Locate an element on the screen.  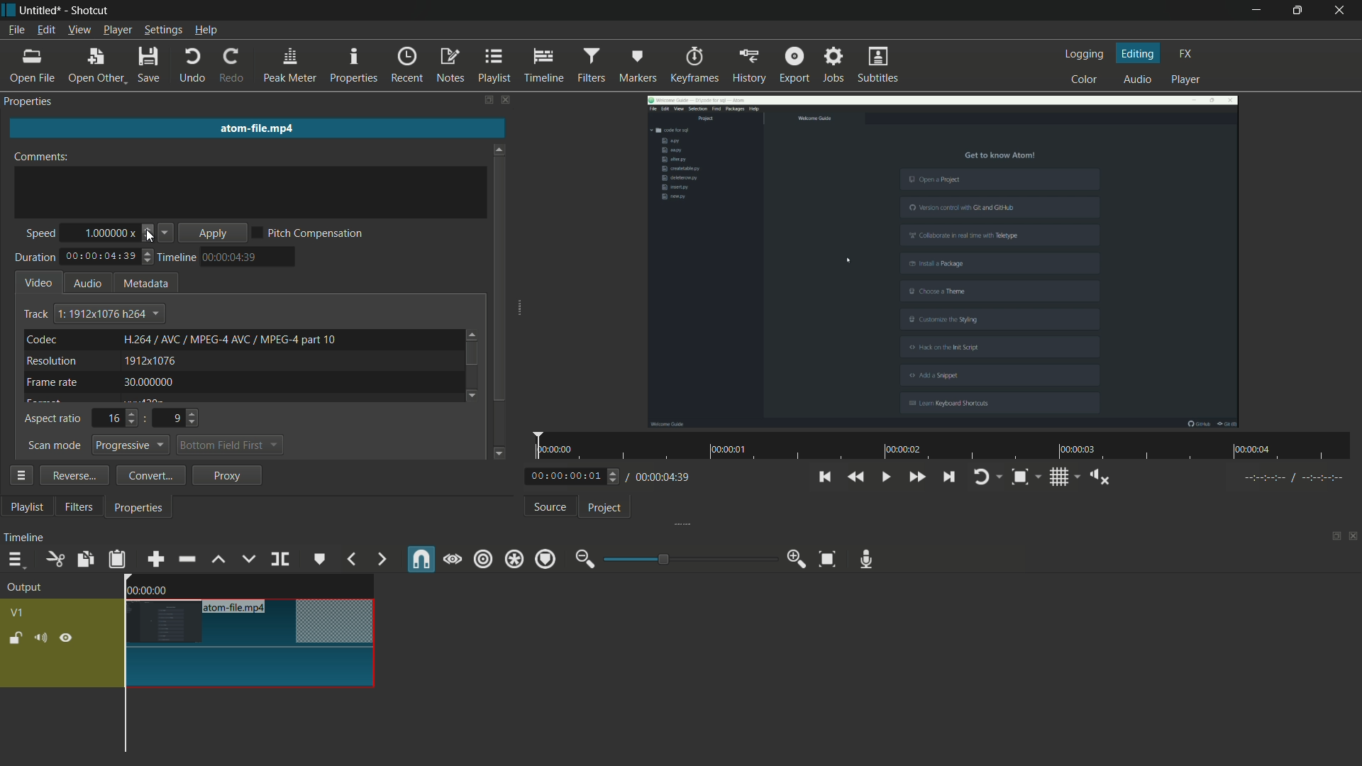
notes is located at coordinates (450, 66).